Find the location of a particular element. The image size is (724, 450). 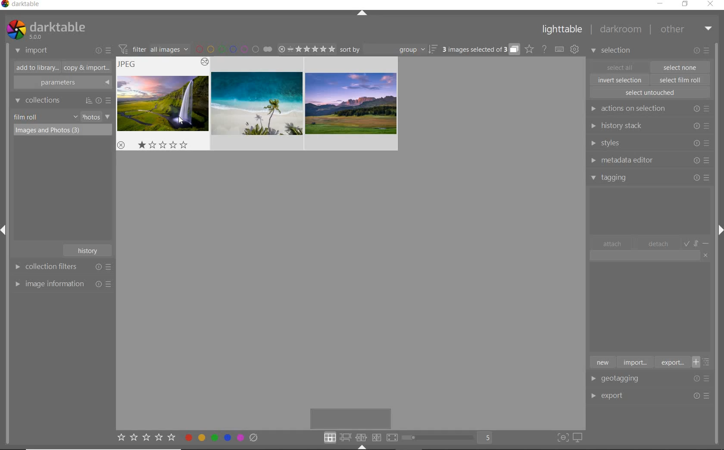

expand/collapse is located at coordinates (362, 14).